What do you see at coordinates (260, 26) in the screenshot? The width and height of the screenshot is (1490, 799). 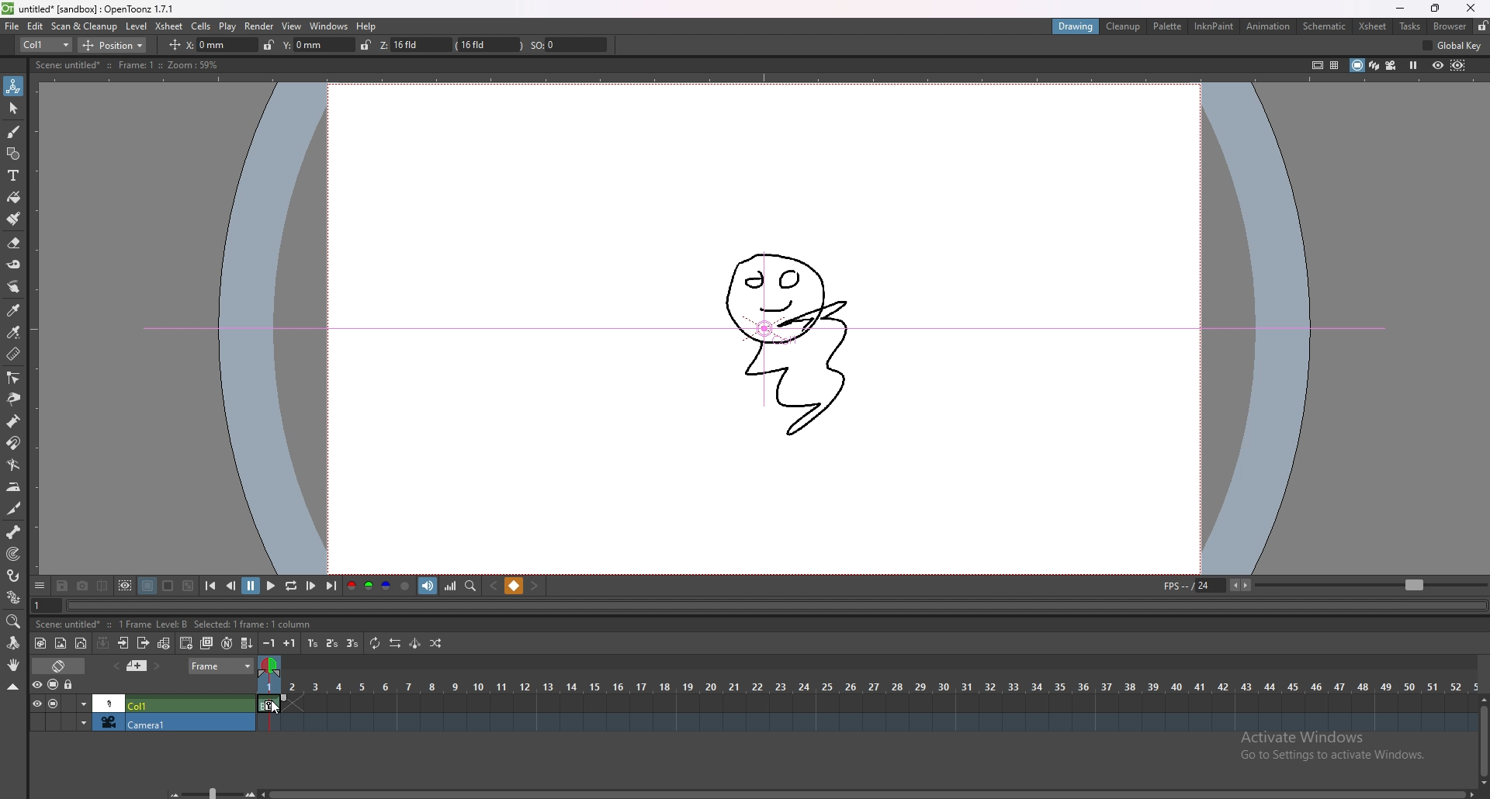 I see `render` at bounding box center [260, 26].